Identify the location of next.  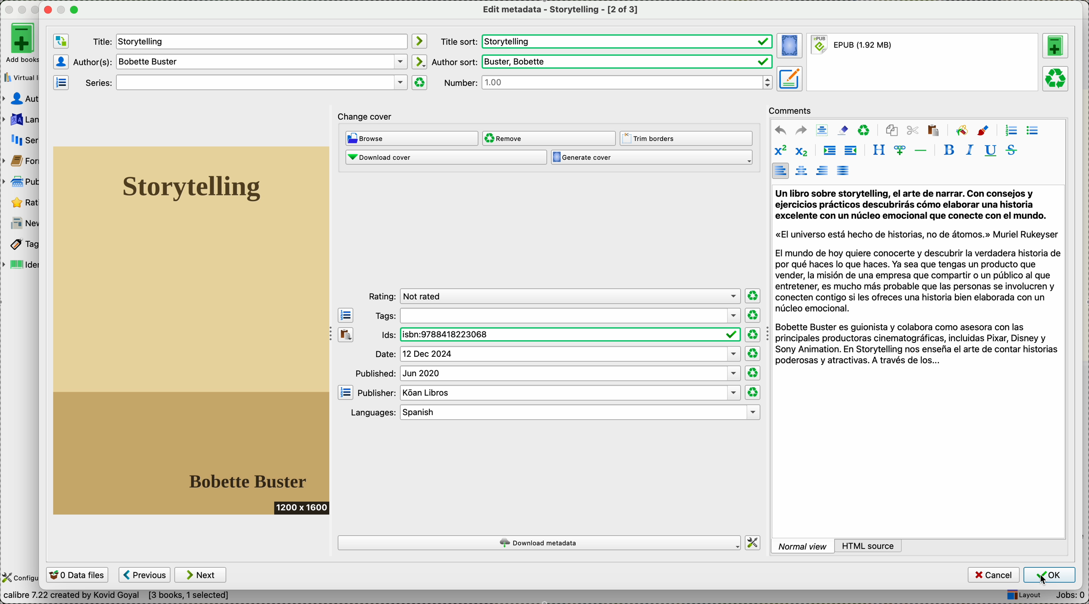
(200, 574).